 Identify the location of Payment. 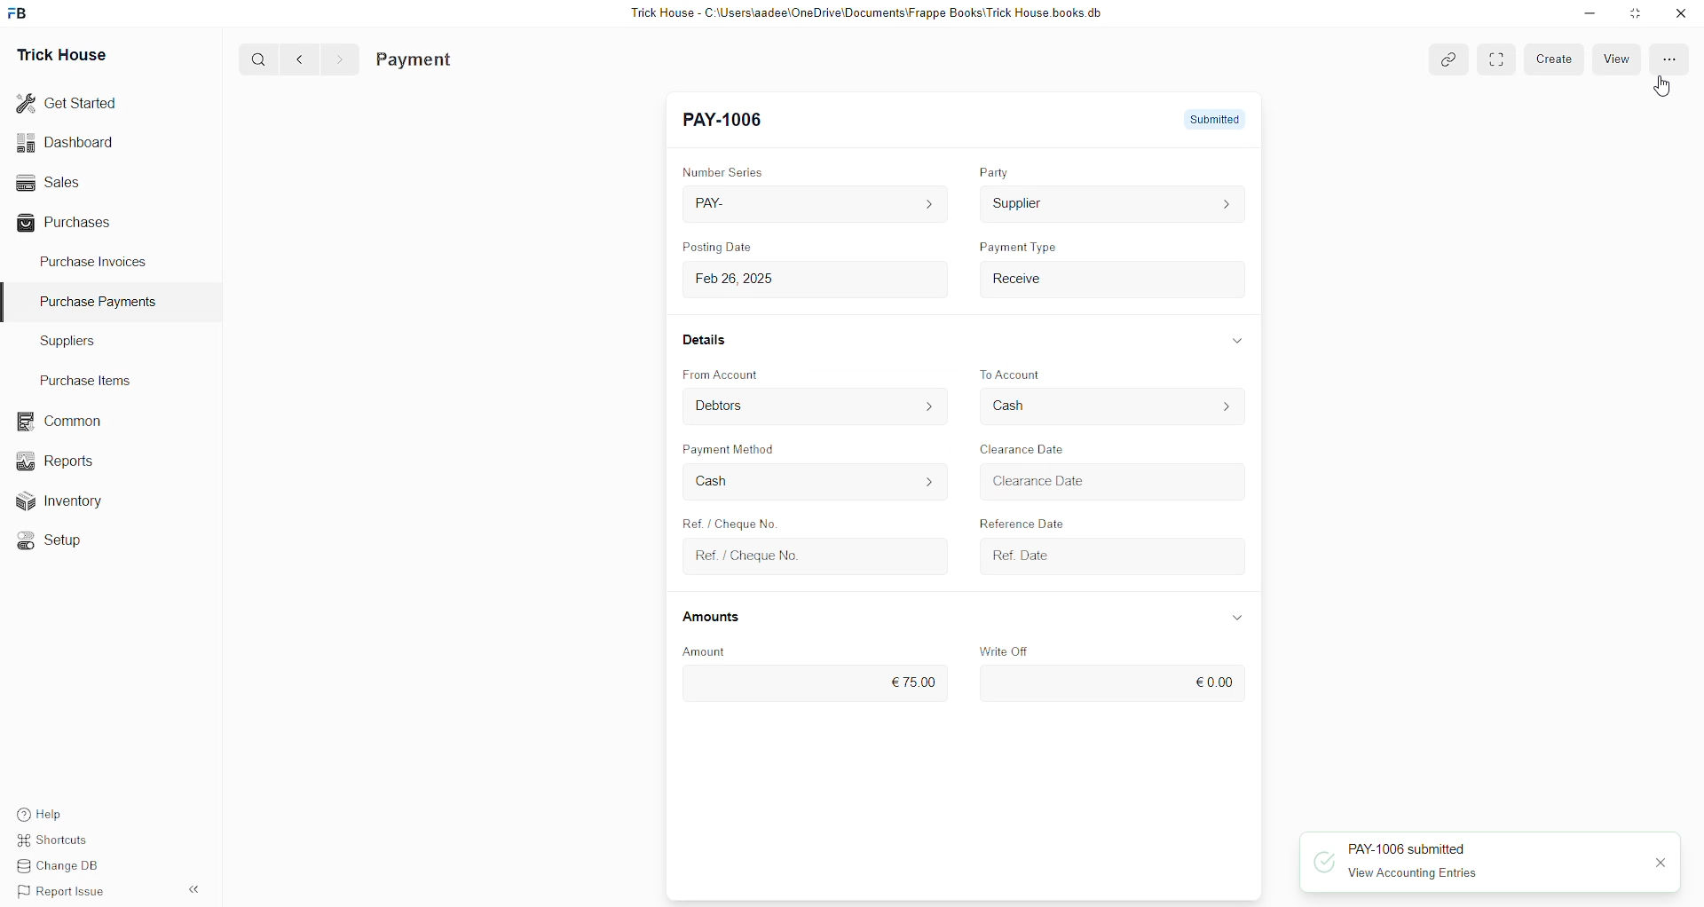
(417, 59).